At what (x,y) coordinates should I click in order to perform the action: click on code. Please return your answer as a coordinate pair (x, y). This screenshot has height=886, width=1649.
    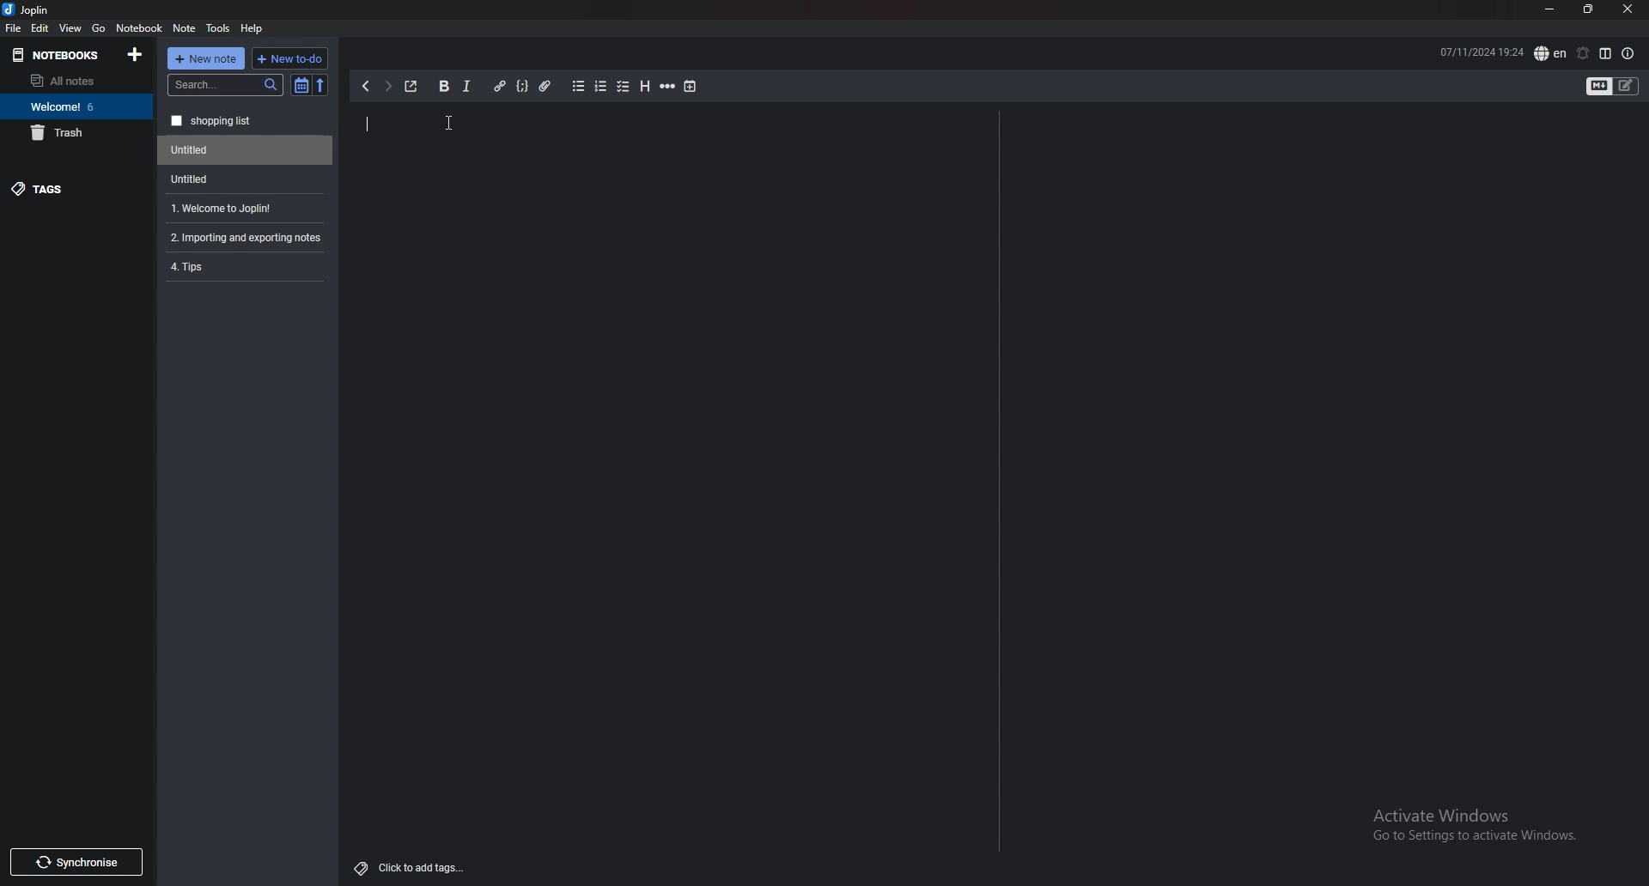
    Looking at the image, I should click on (521, 86).